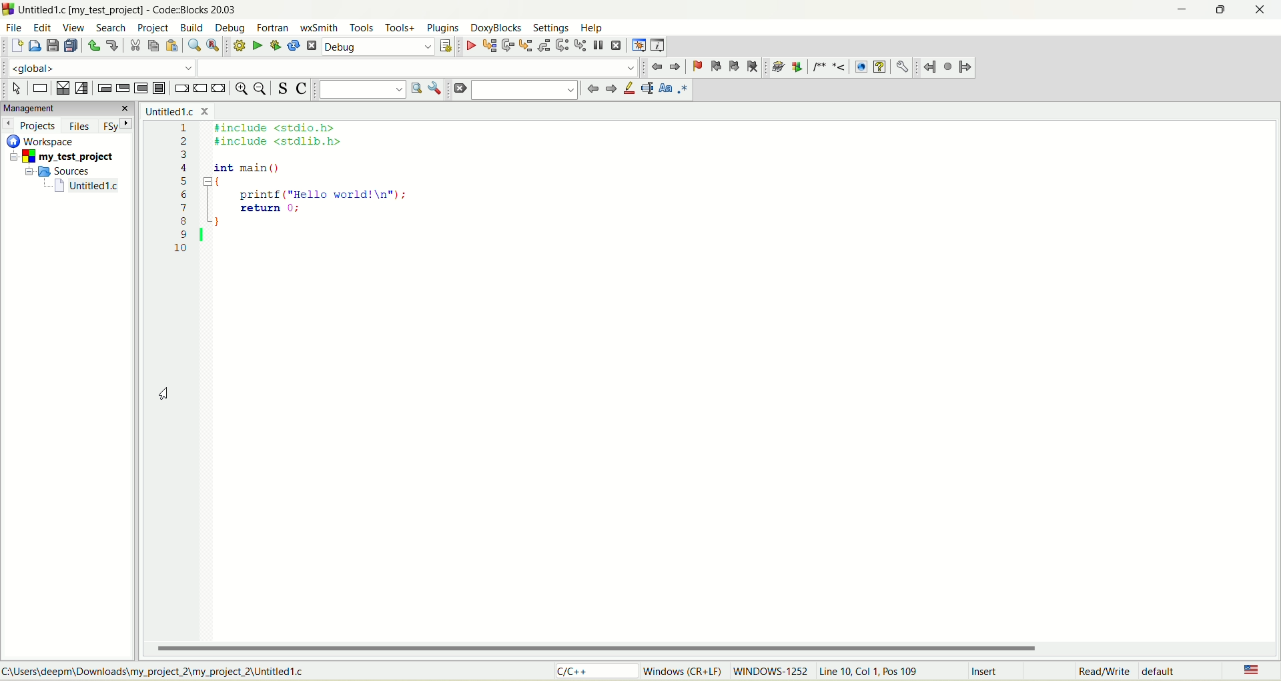 The width and height of the screenshot is (1281, 681). What do you see at coordinates (715, 67) in the screenshot?
I see `previous bookmark` at bounding box center [715, 67].